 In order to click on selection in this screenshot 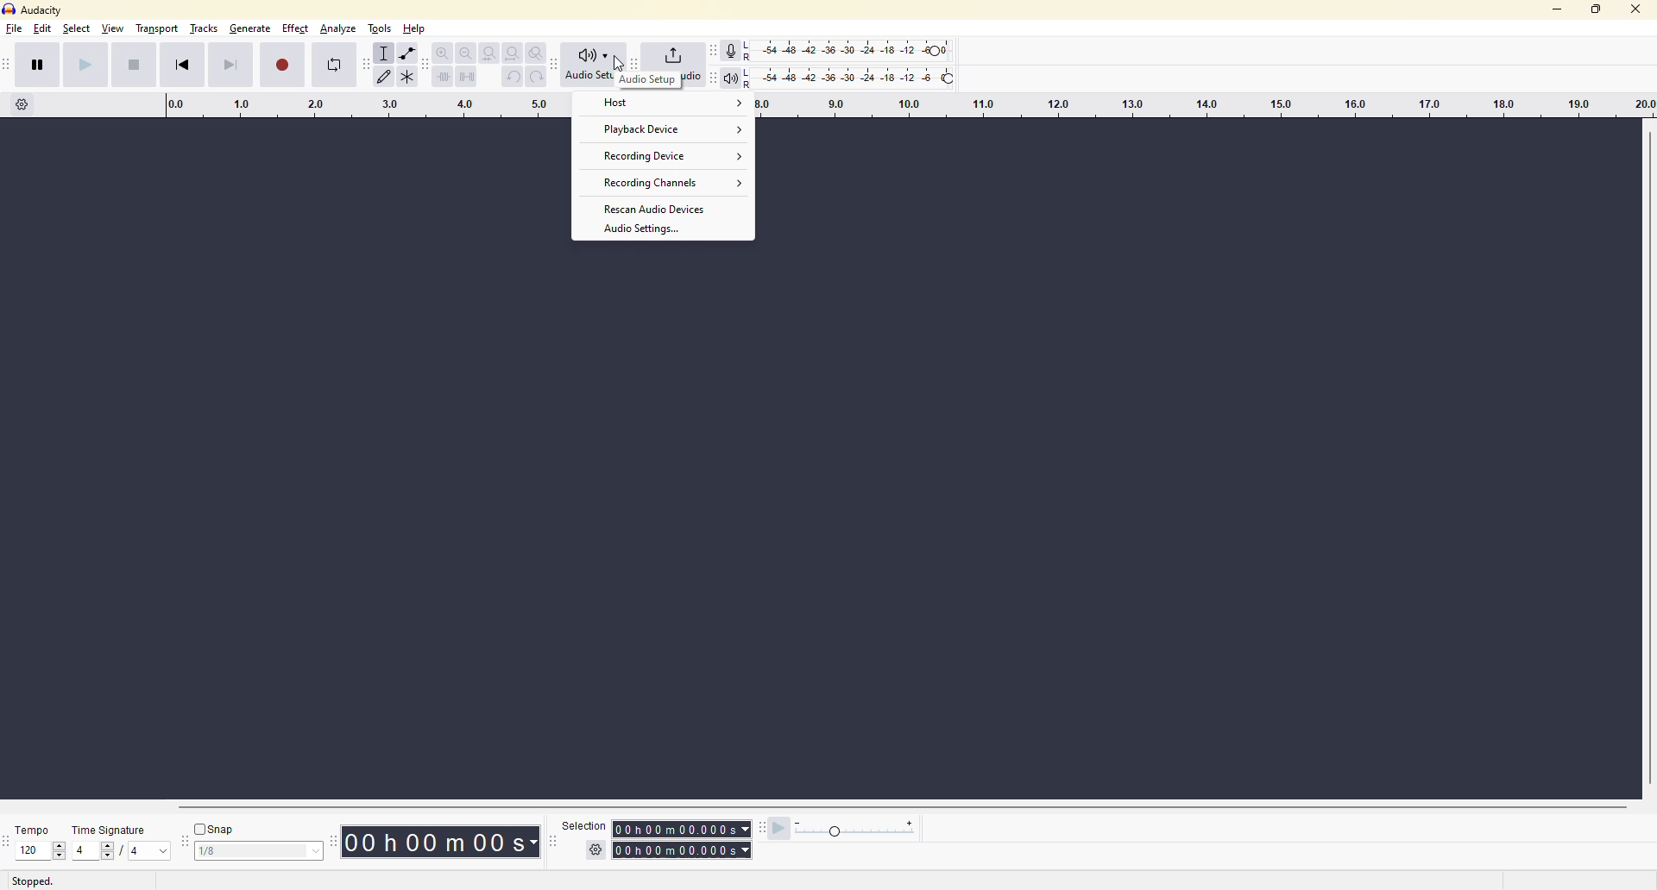, I will do `click(582, 826)`.